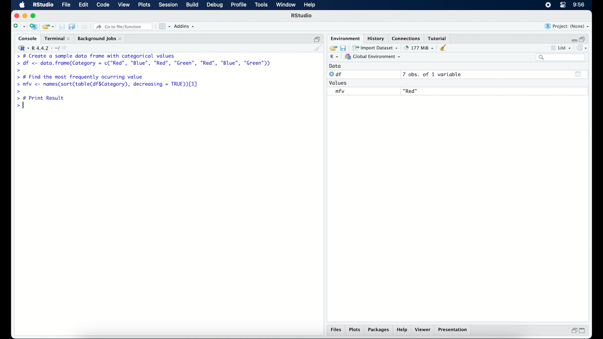 The height and width of the screenshot is (339, 603). Describe the element at coordinates (85, 26) in the screenshot. I see `print` at that location.